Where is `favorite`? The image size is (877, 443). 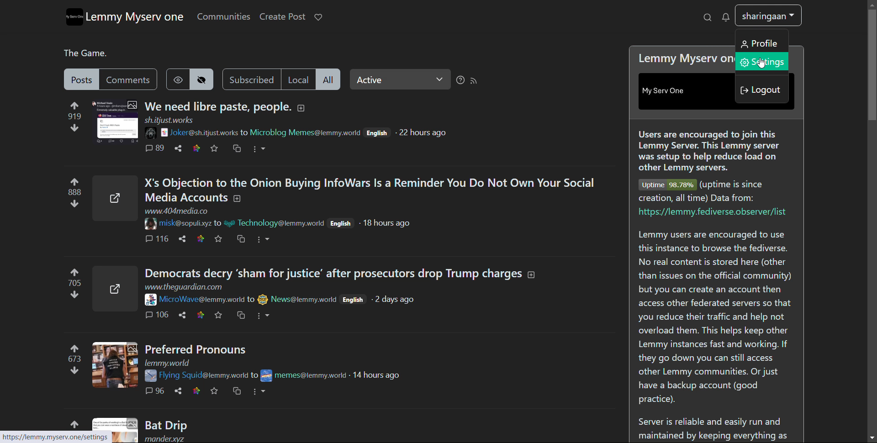
favorite is located at coordinates (219, 240).